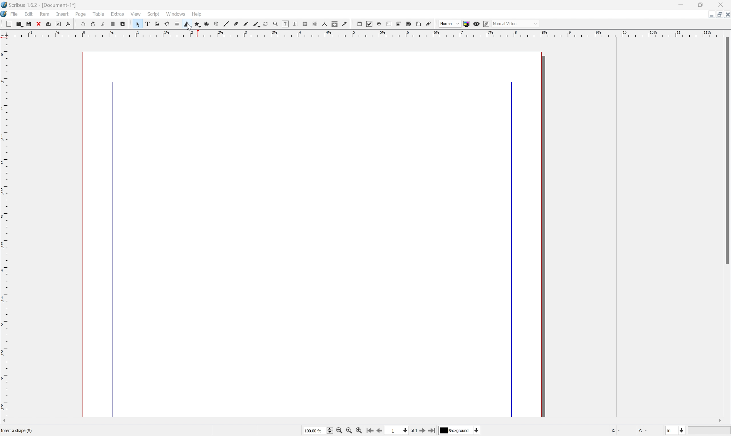 The image size is (731, 436). What do you see at coordinates (378, 432) in the screenshot?
I see `Go to previous page` at bounding box center [378, 432].